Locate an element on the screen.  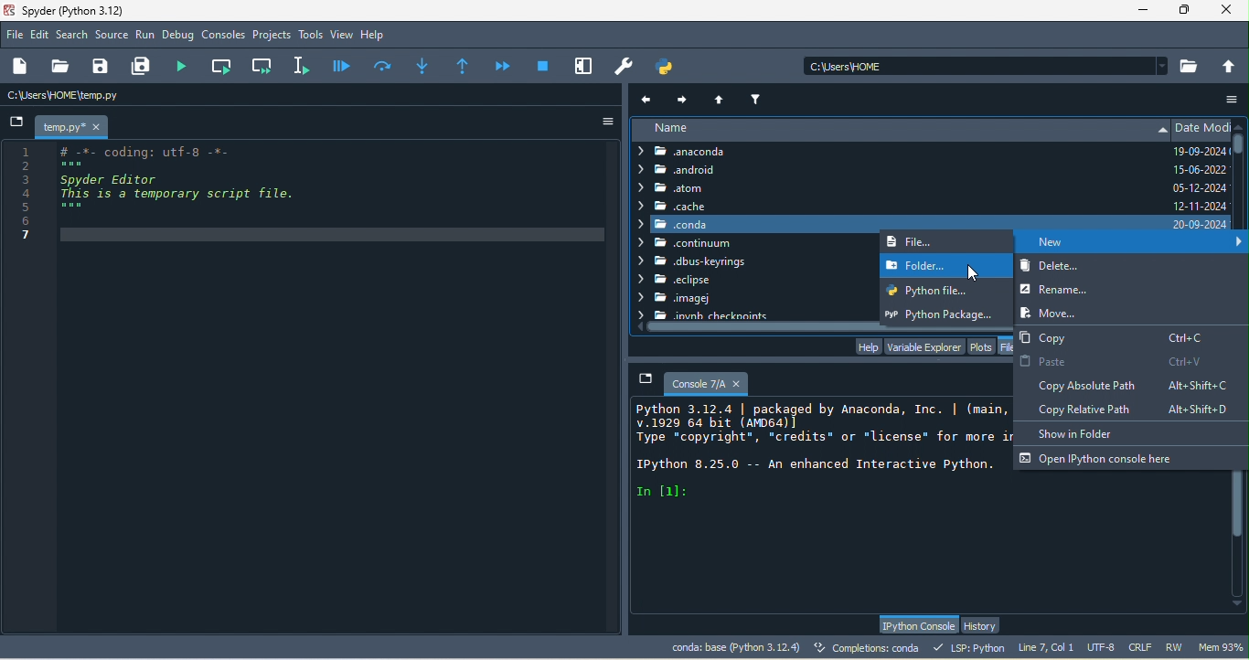
vertical scroll bar is located at coordinates (1241, 158).